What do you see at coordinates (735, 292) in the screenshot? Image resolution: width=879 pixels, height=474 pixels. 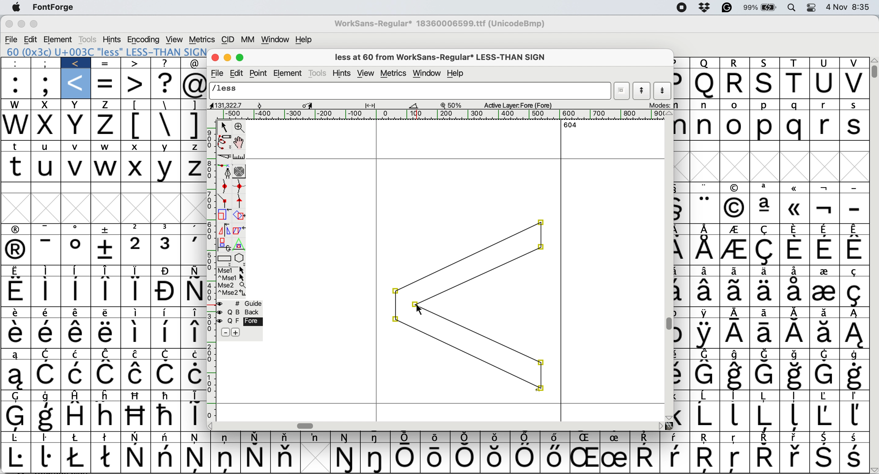 I see `Symbol` at bounding box center [735, 292].